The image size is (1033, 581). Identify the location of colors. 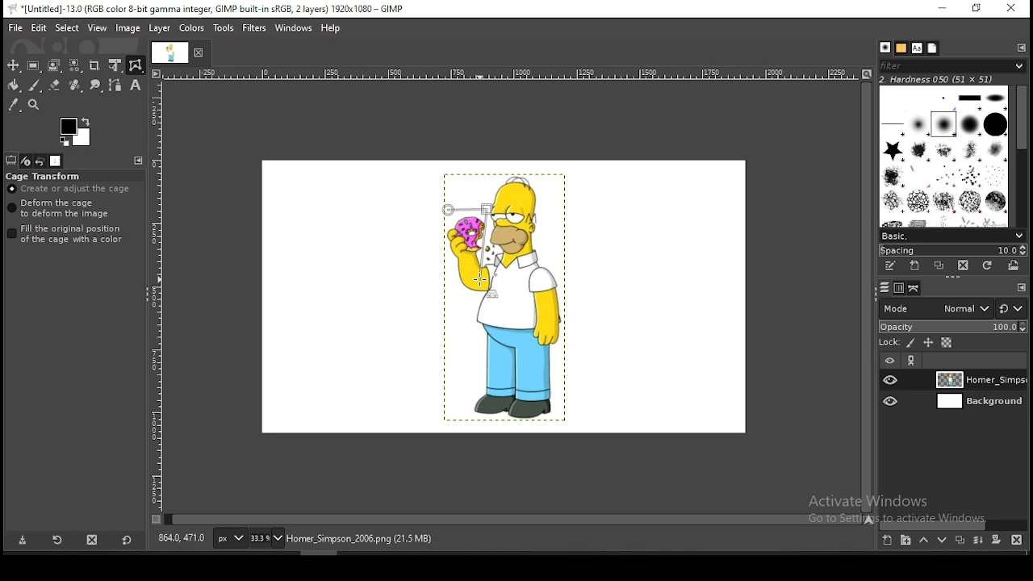
(191, 28).